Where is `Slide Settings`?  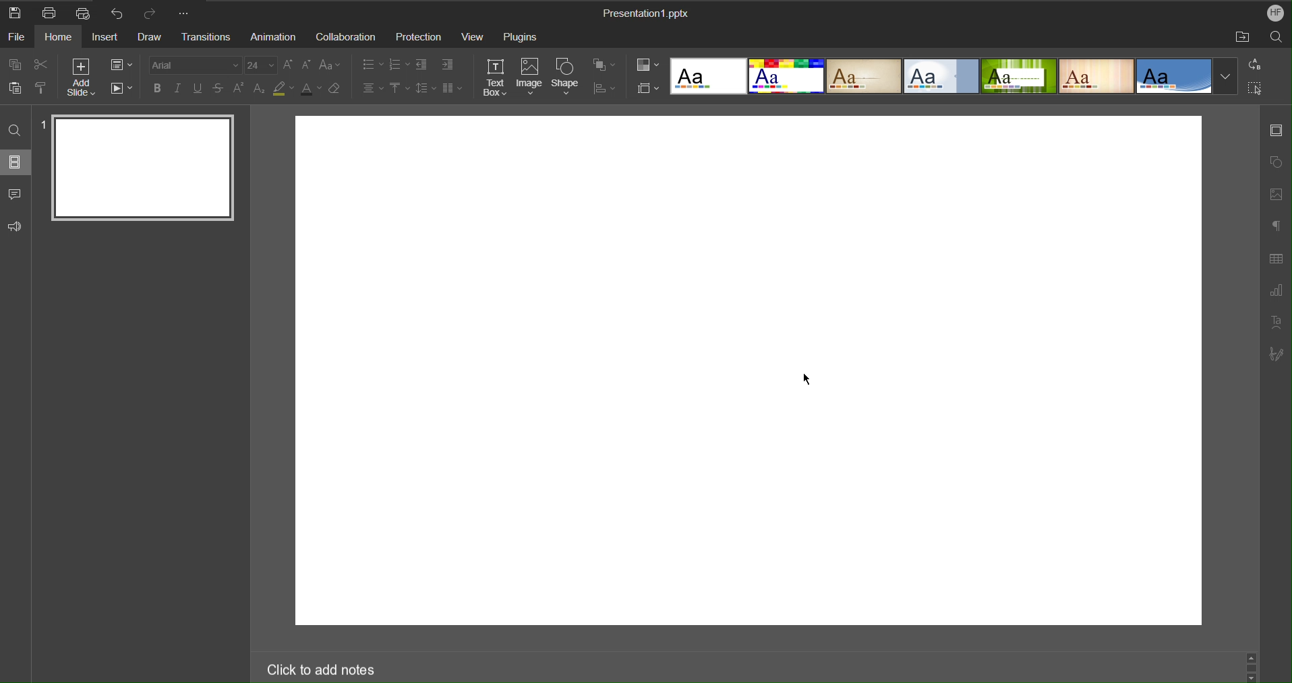
Slide Settings is located at coordinates (1277, 130).